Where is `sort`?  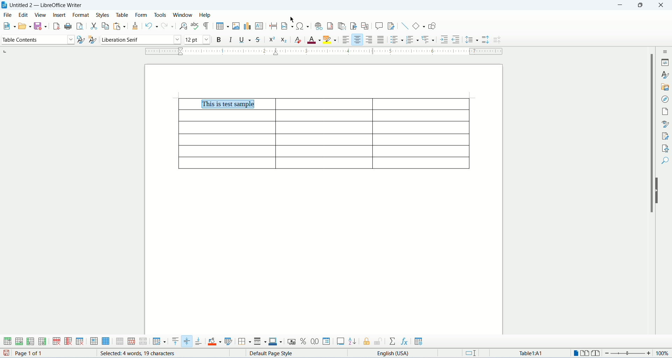 sort is located at coordinates (352, 342).